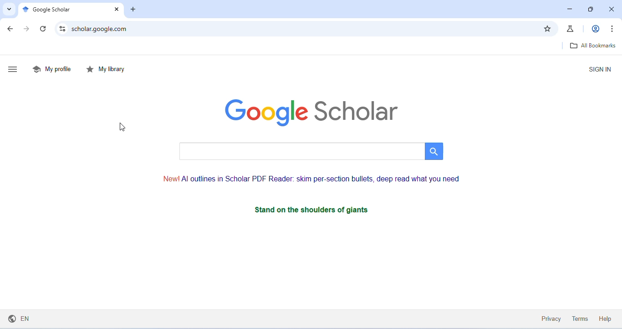 The image size is (622, 329). Describe the element at coordinates (51, 9) in the screenshot. I see `google scholar` at that location.